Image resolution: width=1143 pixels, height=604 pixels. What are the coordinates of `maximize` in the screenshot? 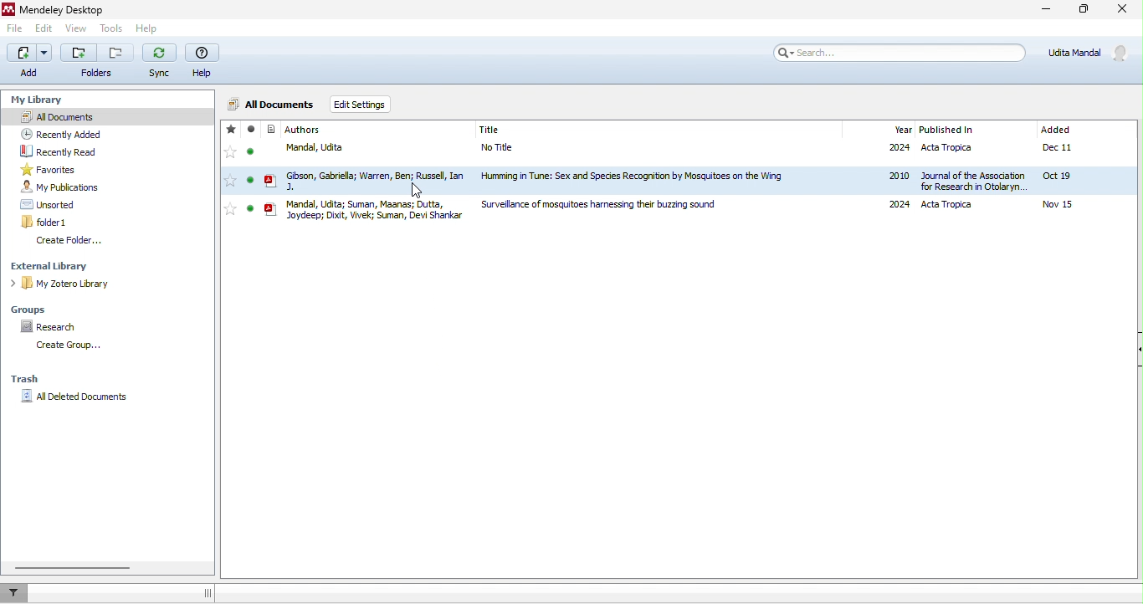 It's located at (1083, 10).